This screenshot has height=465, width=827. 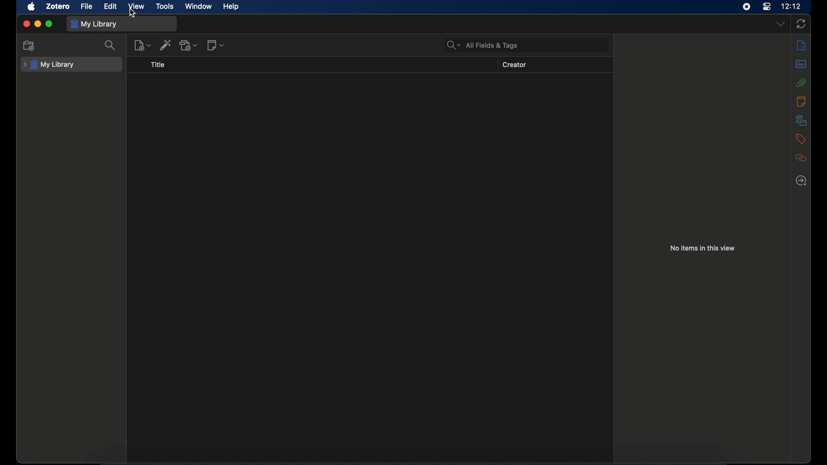 I want to click on cursor, so click(x=133, y=13).